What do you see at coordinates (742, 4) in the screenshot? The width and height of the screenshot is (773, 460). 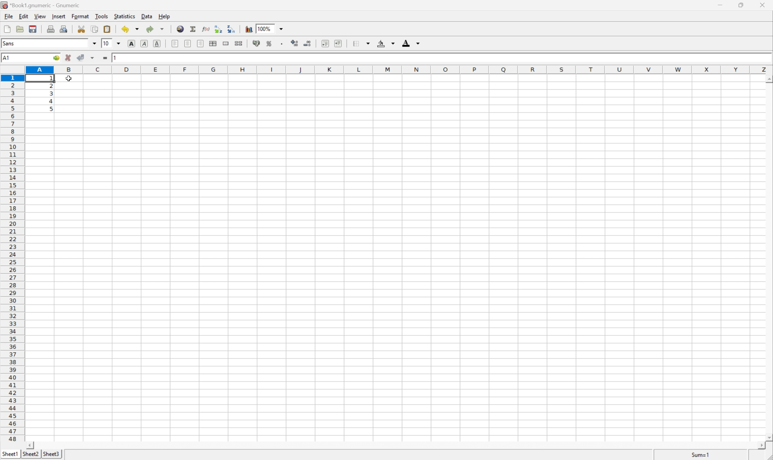 I see `Restore Down` at bounding box center [742, 4].